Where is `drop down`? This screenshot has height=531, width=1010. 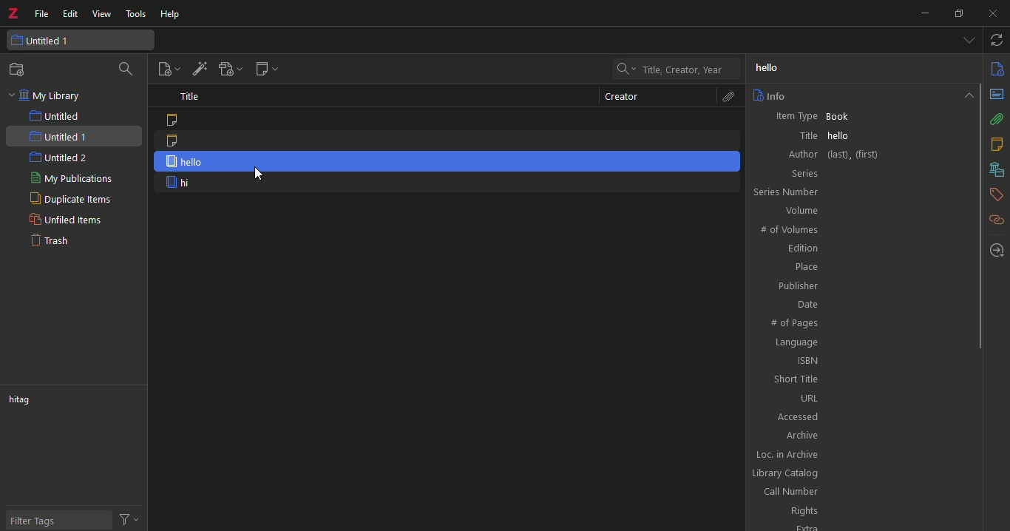
drop down is located at coordinates (621, 69).